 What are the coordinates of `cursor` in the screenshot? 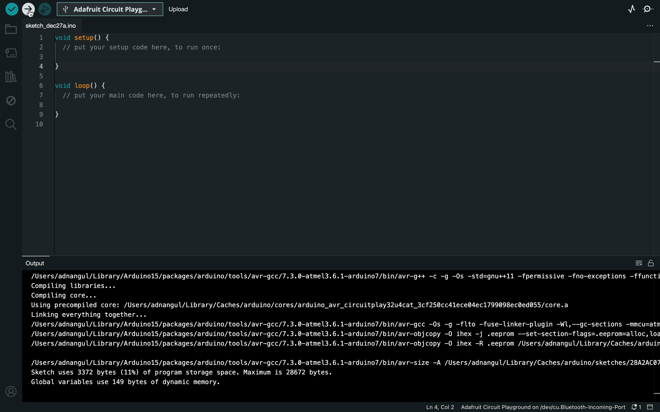 It's located at (28, 11).